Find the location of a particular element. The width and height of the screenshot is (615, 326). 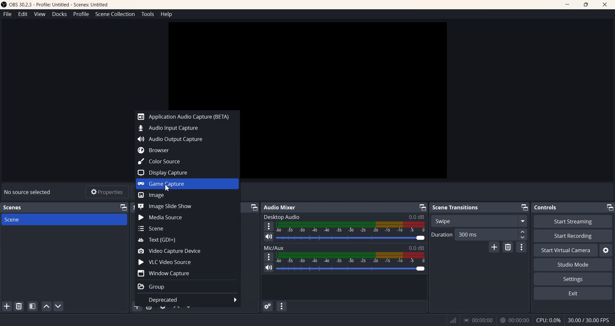

Text is located at coordinates (281, 207).